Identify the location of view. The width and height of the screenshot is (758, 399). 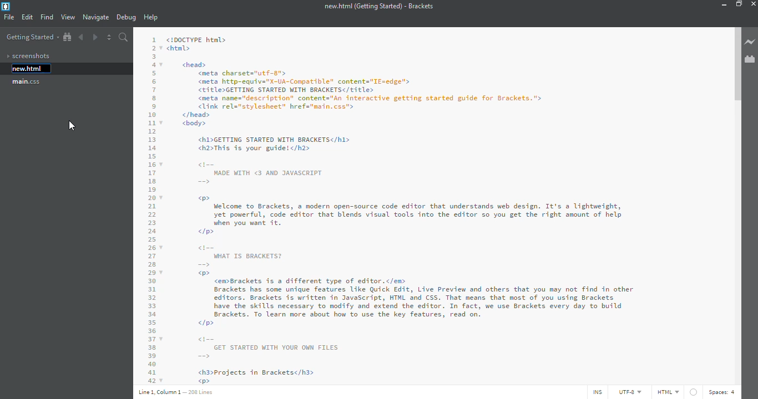
(68, 17).